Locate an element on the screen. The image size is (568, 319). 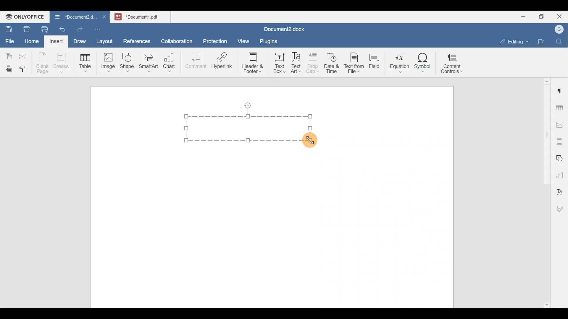
Customize quick access toolbar is located at coordinates (100, 28).